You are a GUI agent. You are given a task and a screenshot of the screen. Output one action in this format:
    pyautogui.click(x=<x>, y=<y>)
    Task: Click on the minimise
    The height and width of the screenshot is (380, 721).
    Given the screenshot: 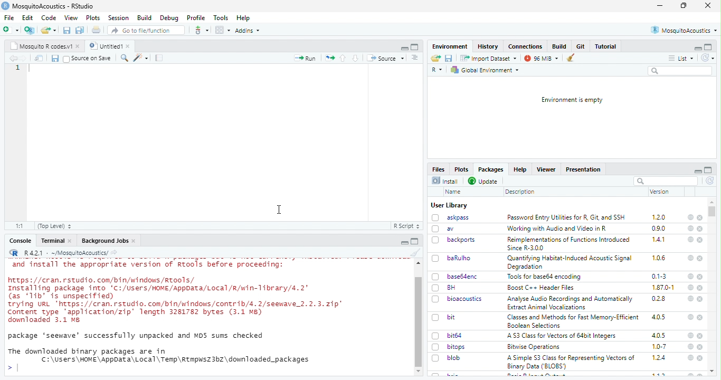 What is the action you would take?
    pyautogui.click(x=405, y=49)
    